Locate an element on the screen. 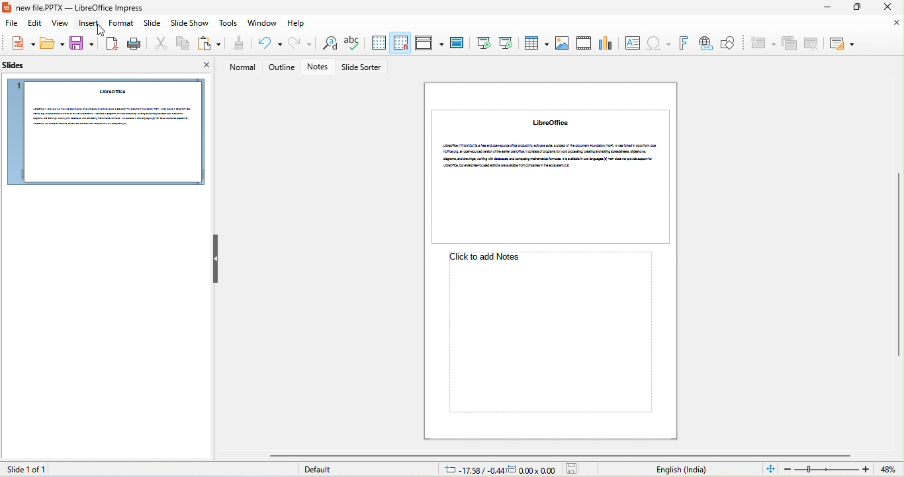  click here to add note is located at coordinates (547, 334).